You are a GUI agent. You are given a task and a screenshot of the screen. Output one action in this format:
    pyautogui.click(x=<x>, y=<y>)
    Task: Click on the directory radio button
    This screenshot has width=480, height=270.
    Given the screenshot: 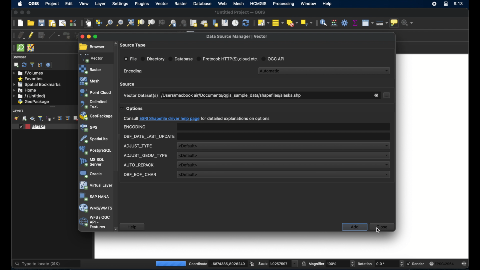 What is the action you would take?
    pyautogui.click(x=153, y=59)
    